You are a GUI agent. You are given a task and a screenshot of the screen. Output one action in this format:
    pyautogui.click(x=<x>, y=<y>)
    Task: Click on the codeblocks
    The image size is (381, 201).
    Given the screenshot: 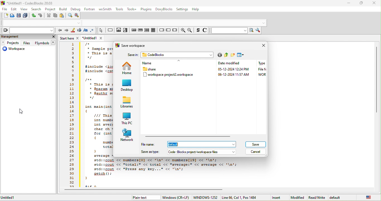 What is the action you would take?
    pyautogui.click(x=174, y=55)
    